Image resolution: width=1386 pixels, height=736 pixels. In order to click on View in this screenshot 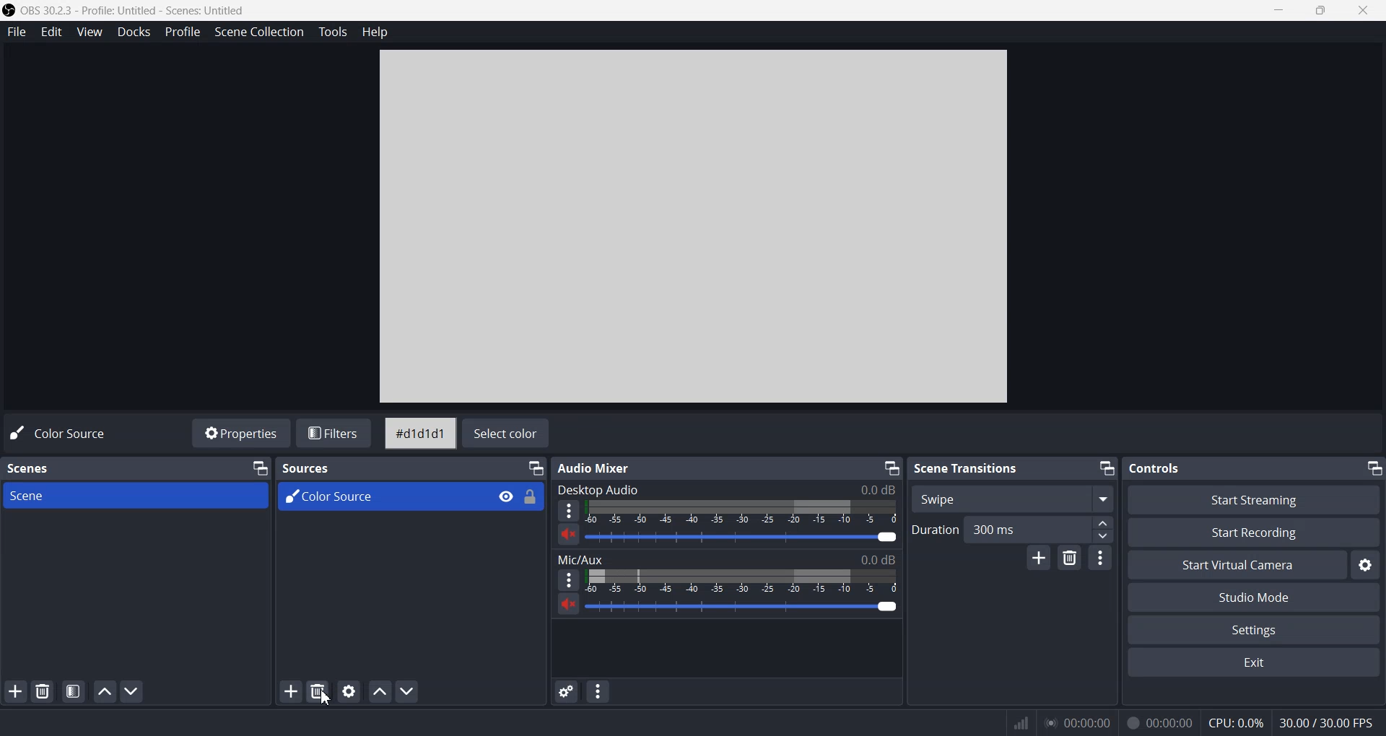, I will do `click(88, 32)`.